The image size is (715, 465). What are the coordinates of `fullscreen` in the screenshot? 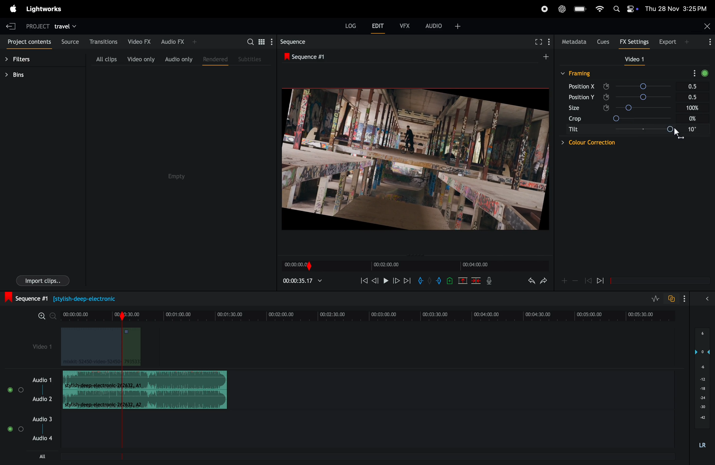 It's located at (538, 43).